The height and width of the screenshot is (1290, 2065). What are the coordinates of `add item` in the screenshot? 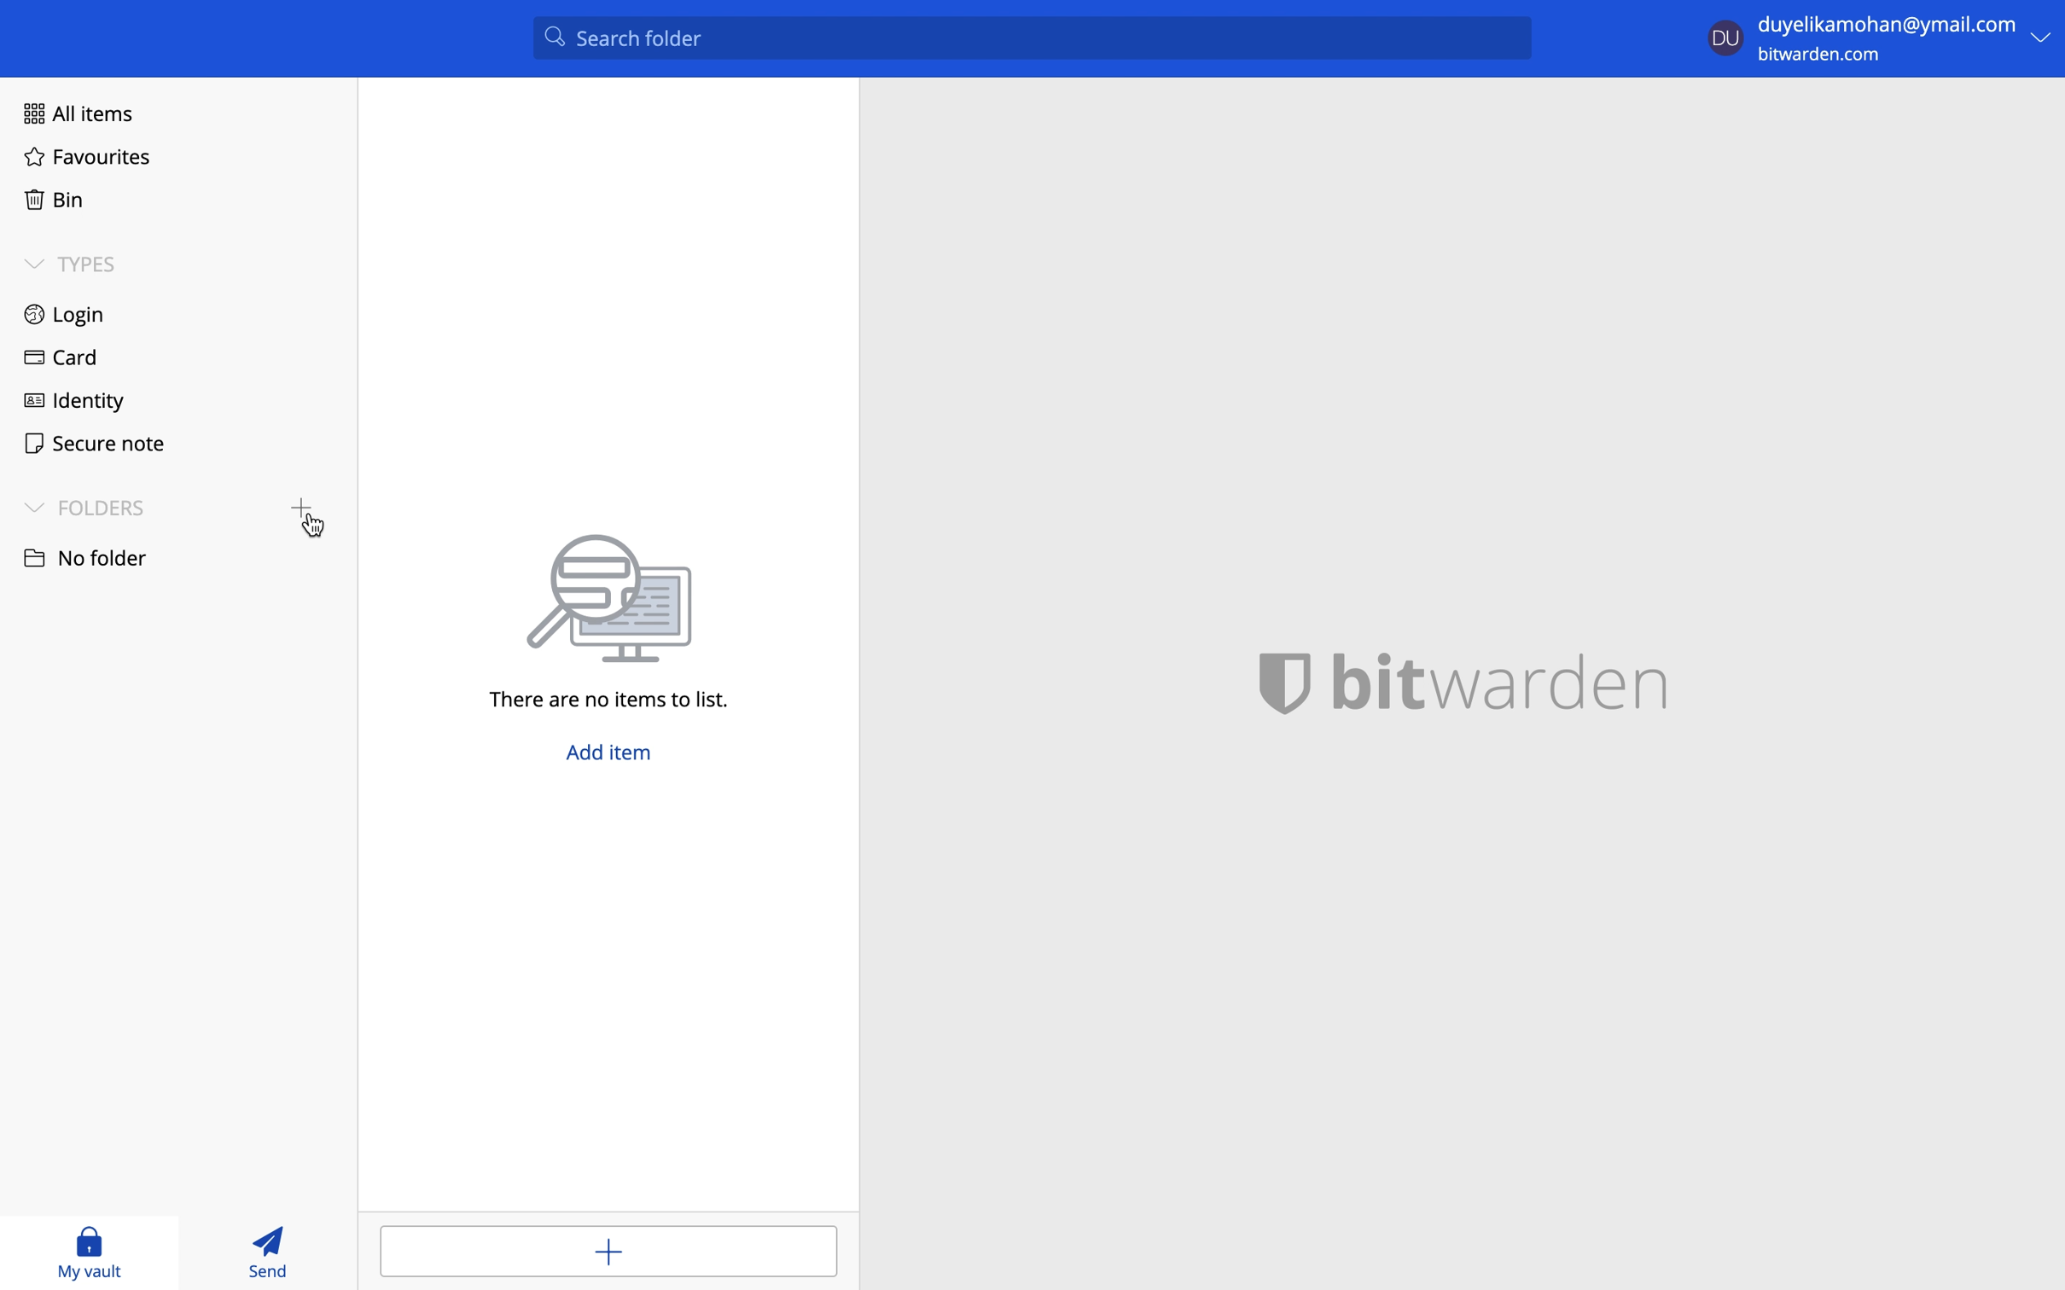 It's located at (608, 1249).